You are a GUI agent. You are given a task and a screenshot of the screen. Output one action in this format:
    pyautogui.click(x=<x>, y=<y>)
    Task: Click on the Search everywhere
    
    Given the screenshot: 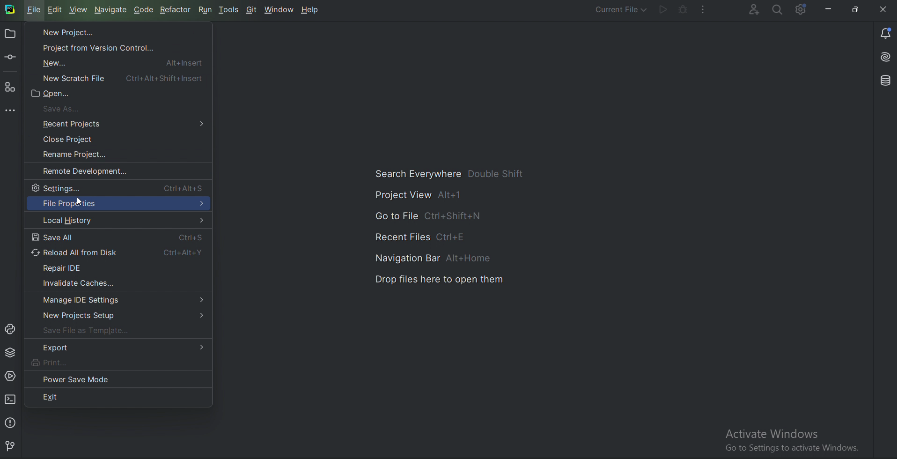 What is the action you would take?
    pyautogui.click(x=779, y=10)
    